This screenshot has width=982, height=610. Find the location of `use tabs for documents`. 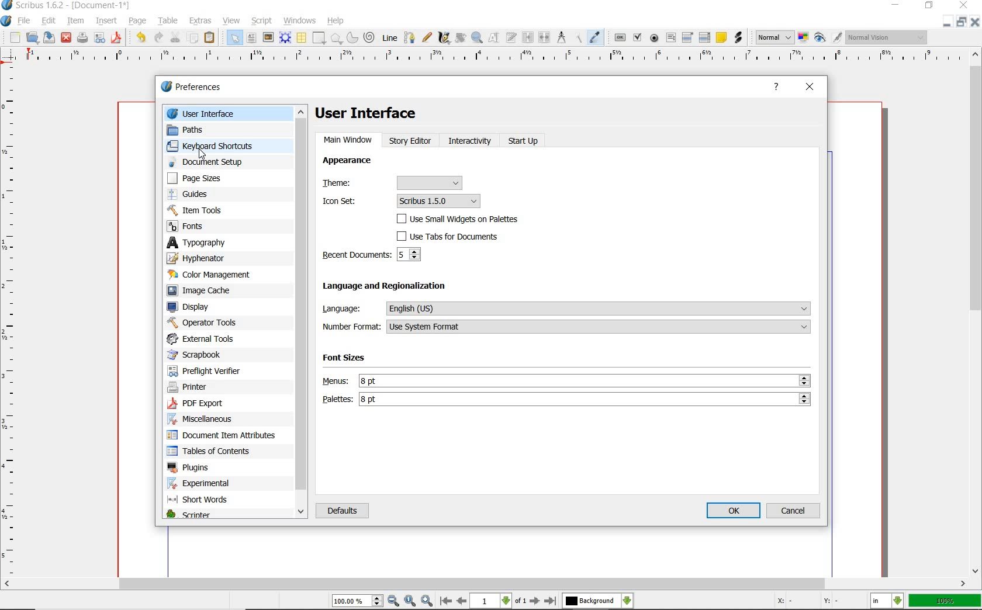

use tabs for documents is located at coordinates (461, 236).